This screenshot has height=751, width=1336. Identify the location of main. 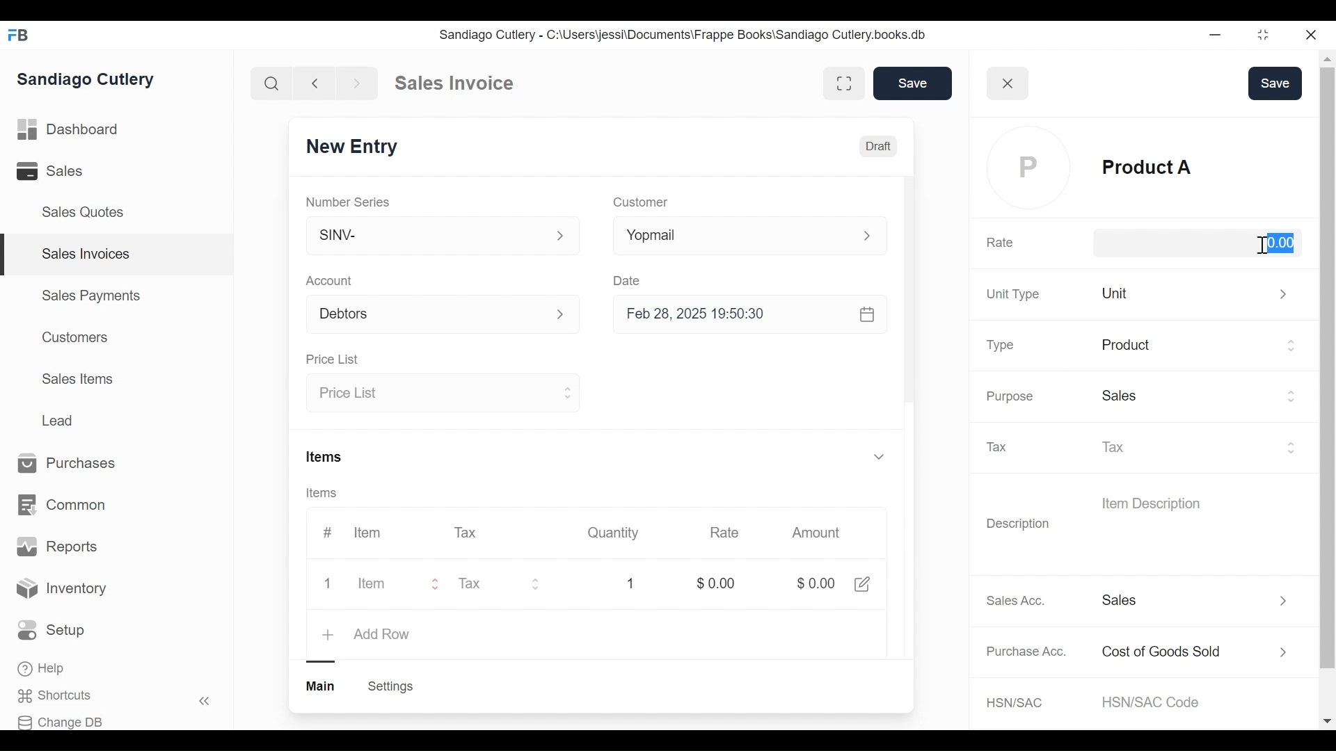
(322, 686).